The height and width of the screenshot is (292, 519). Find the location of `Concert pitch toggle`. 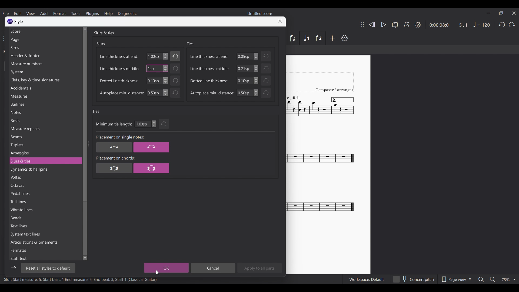

Concert pitch toggle is located at coordinates (414, 279).